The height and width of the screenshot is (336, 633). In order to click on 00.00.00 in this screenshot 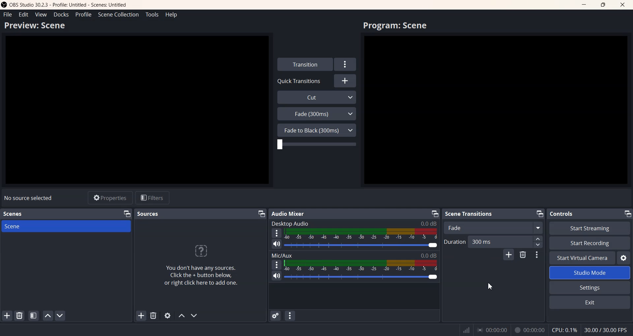, I will do `click(530, 330)`.